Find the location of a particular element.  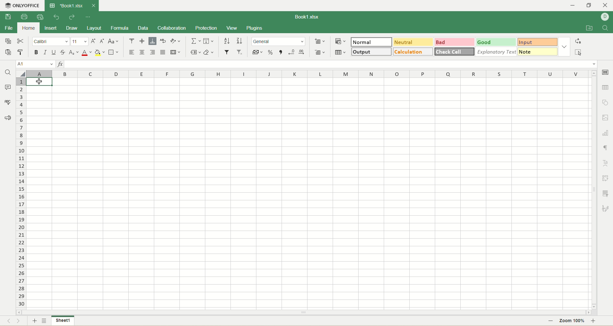

sort ascending is located at coordinates (227, 41).